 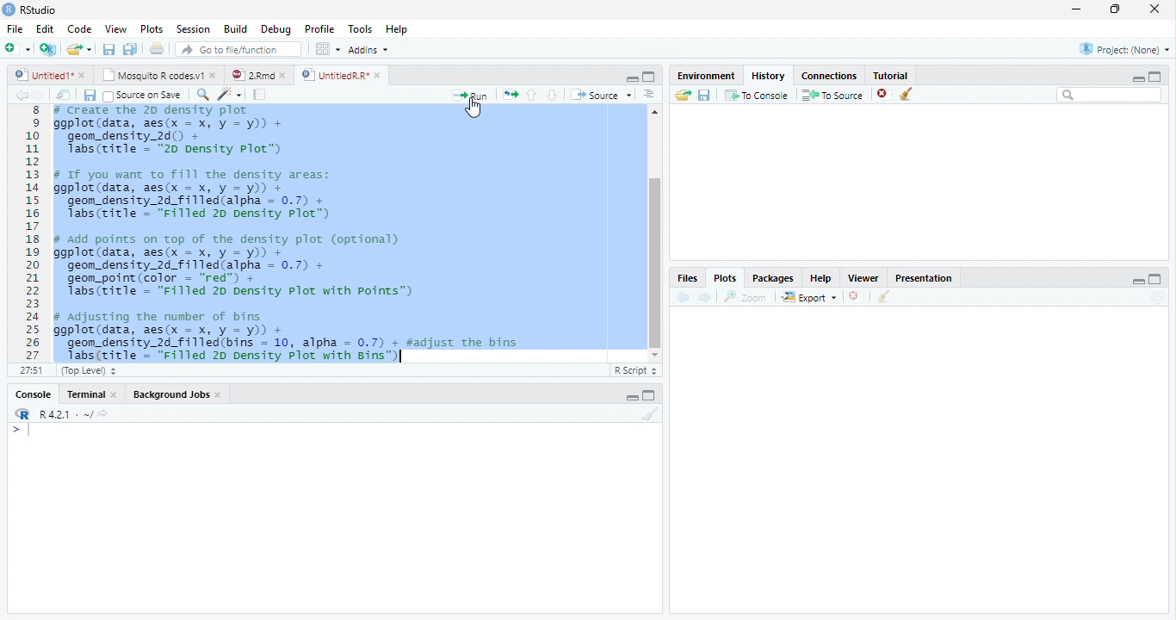 What do you see at coordinates (33, 395) in the screenshot?
I see `Console` at bounding box center [33, 395].